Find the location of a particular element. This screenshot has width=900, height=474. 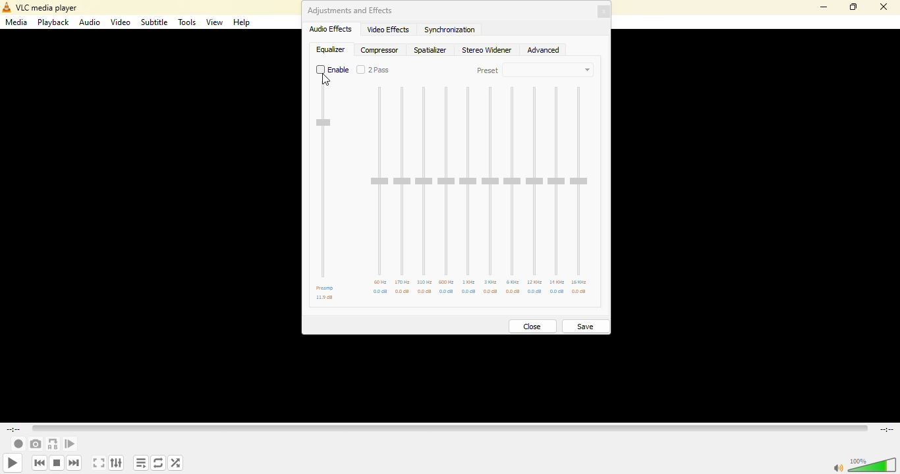

advanced is located at coordinates (546, 51).